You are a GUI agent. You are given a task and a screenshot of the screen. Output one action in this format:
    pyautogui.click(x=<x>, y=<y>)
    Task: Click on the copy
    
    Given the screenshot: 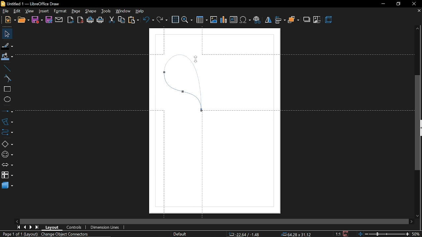 What is the action you would take?
    pyautogui.click(x=121, y=20)
    